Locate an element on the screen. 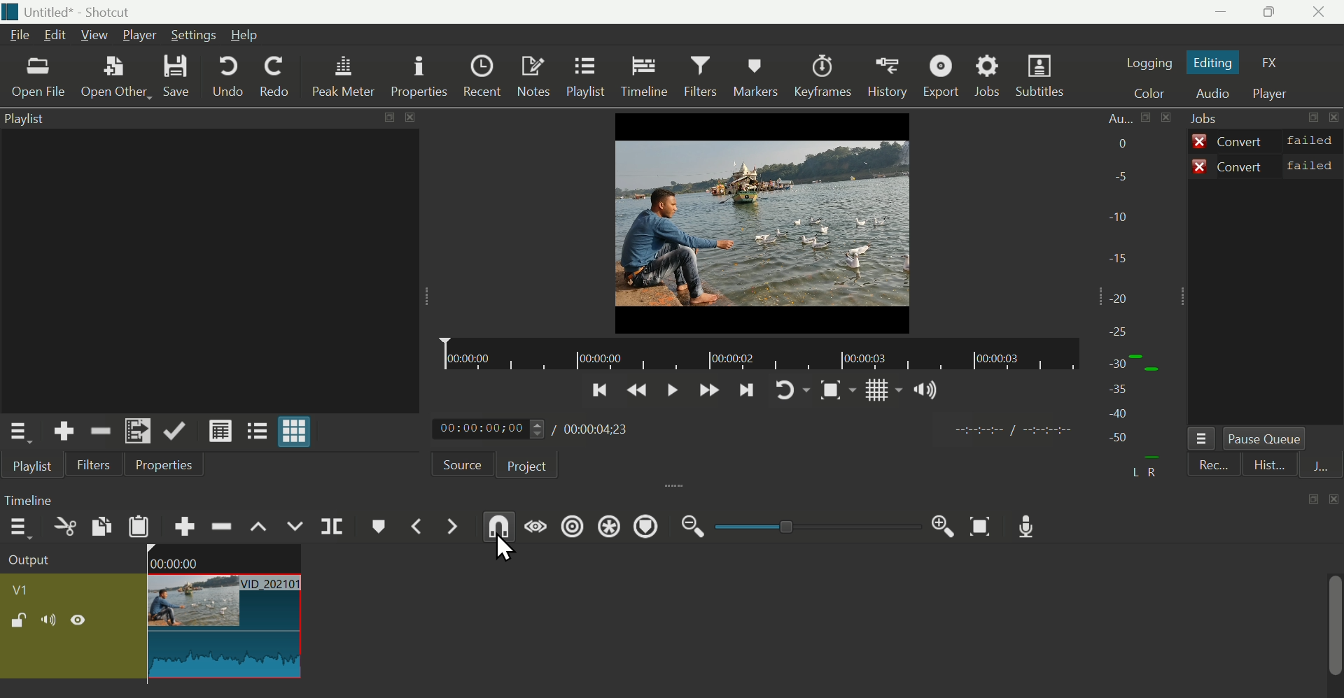 Image resolution: width=1344 pixels, height=698 pixels. Peak Meter is located at coordinates (344, 76).